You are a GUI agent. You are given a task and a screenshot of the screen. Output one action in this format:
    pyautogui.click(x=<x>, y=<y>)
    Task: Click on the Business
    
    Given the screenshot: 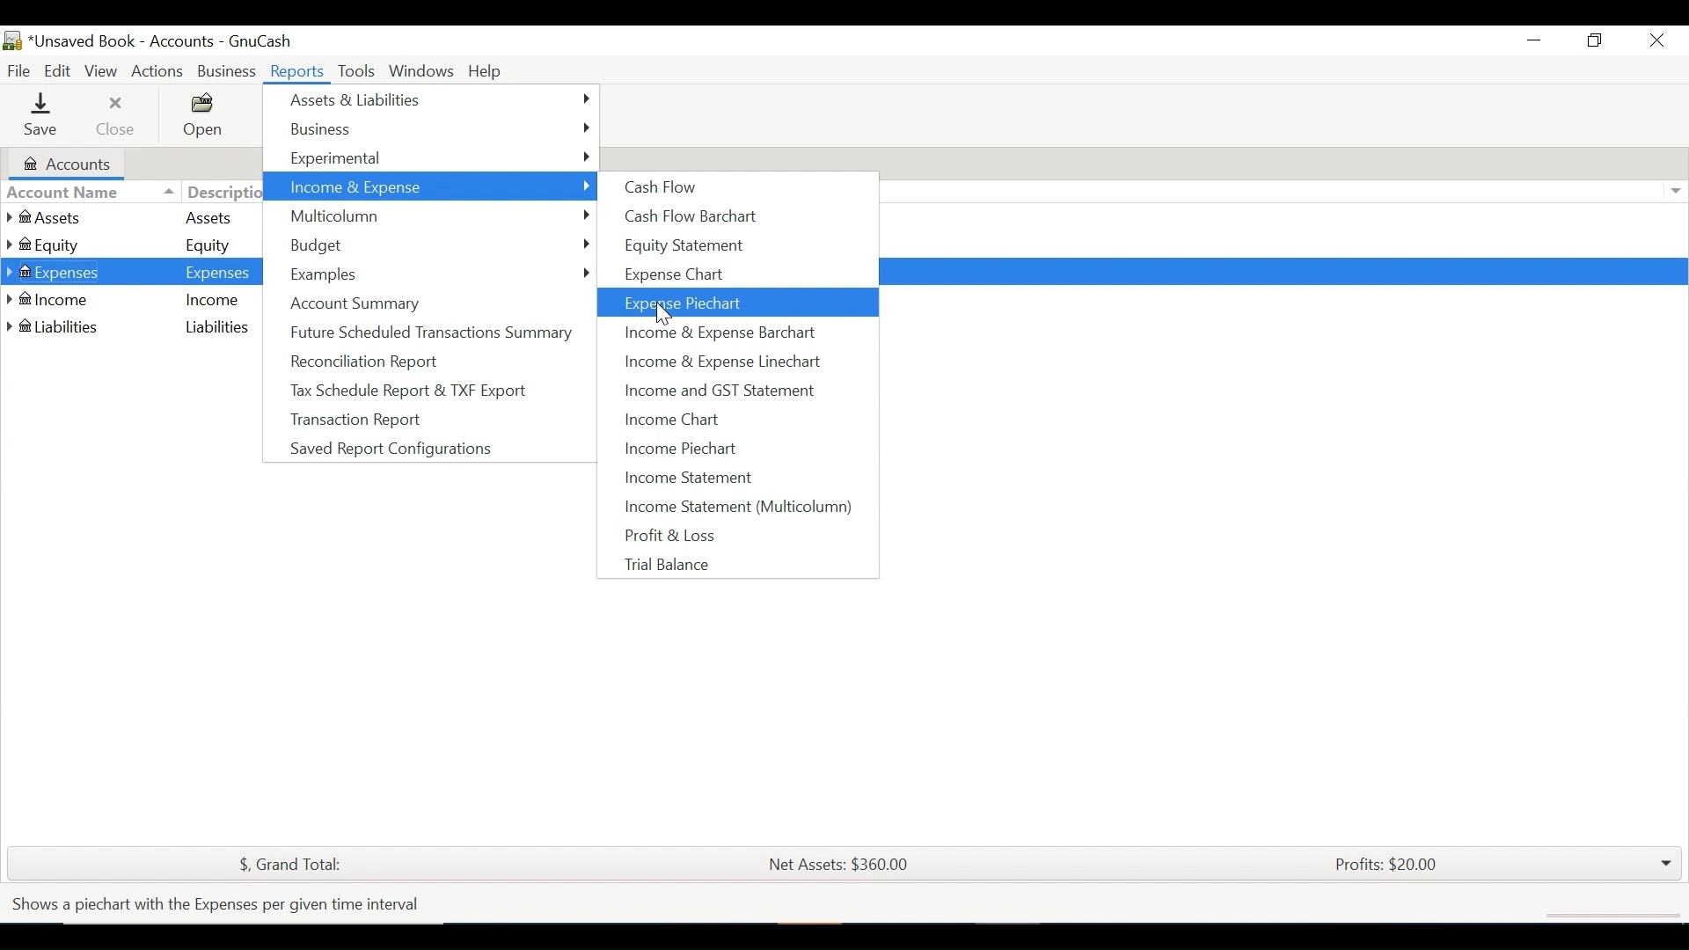 What is the action you would take?
    pyautogui.click(x=228, y=68)
    